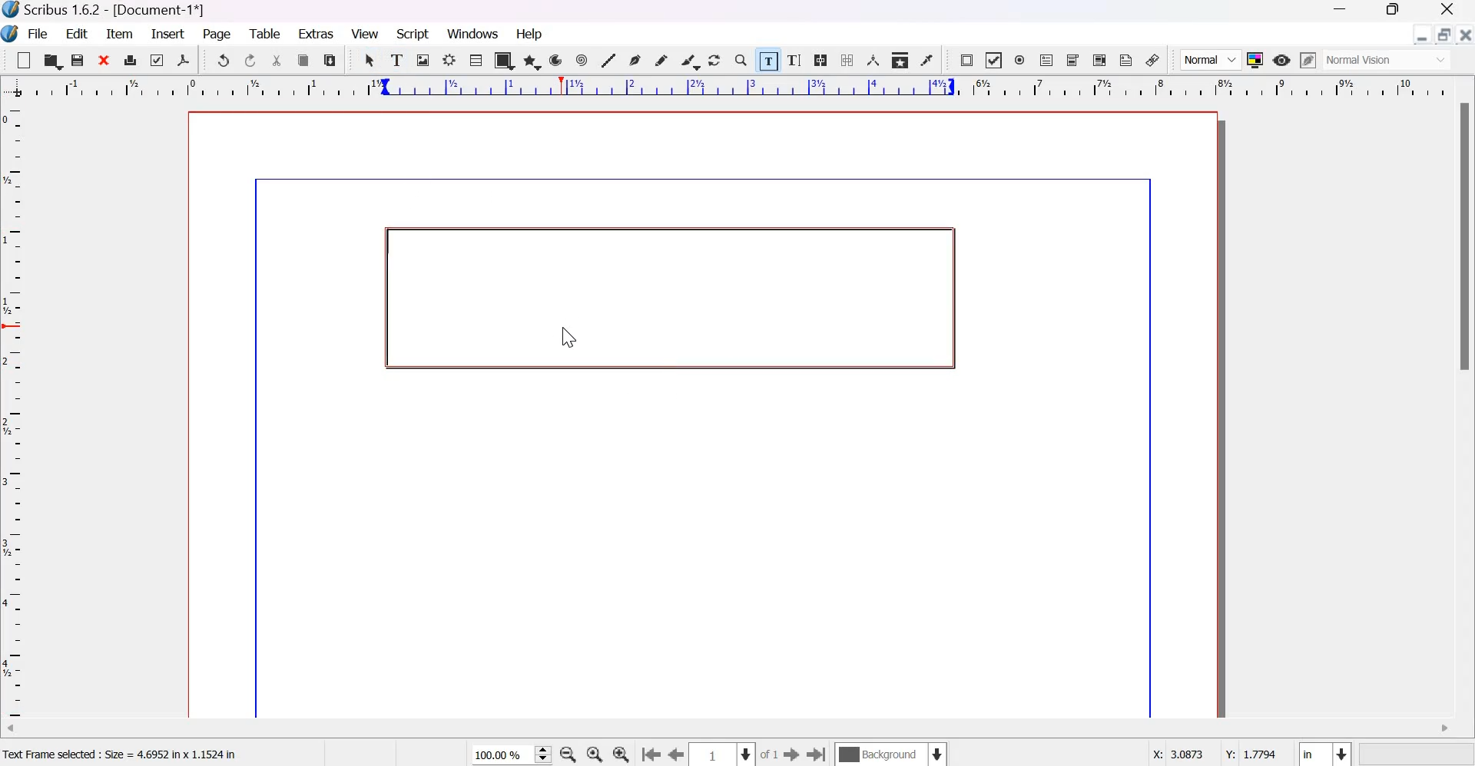 The image size is (1475, 766). What do you see at coordinates (532, 34) in the screenshot?
I see `Help` at bounding box center [532, 34].